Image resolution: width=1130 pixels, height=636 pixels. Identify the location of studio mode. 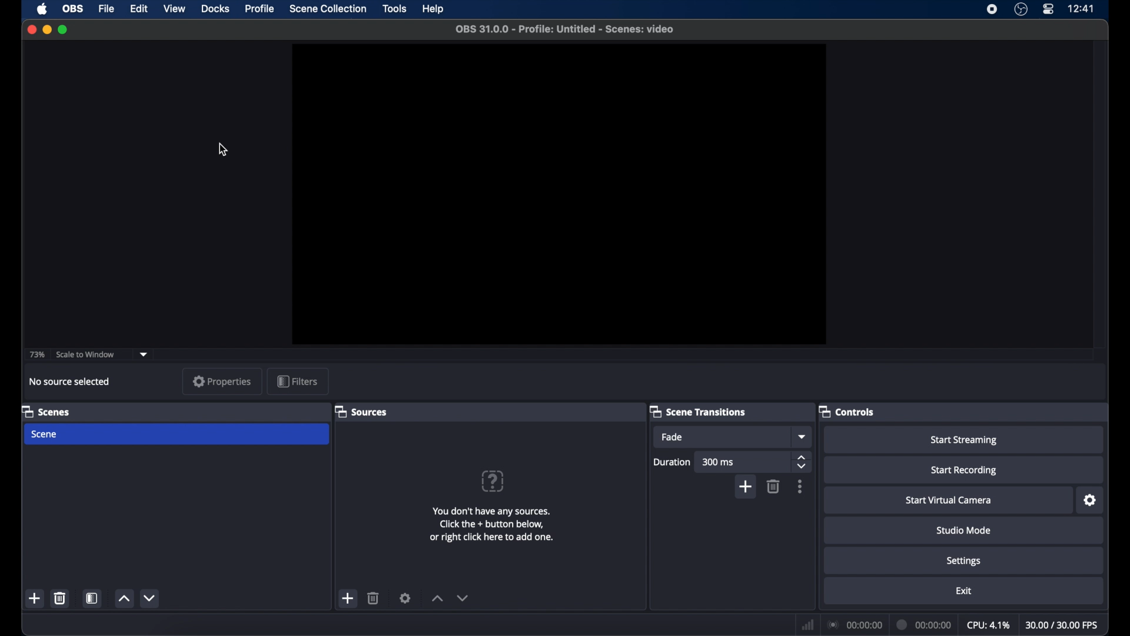
(967, 530).